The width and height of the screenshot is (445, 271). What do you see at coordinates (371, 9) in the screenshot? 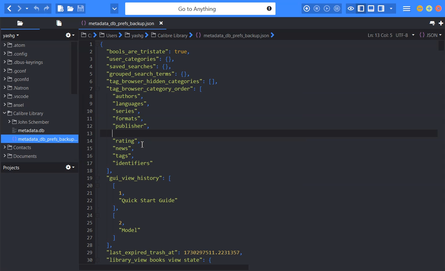
I see `Show/hide bottom pane` at bounding box center [371, 9].